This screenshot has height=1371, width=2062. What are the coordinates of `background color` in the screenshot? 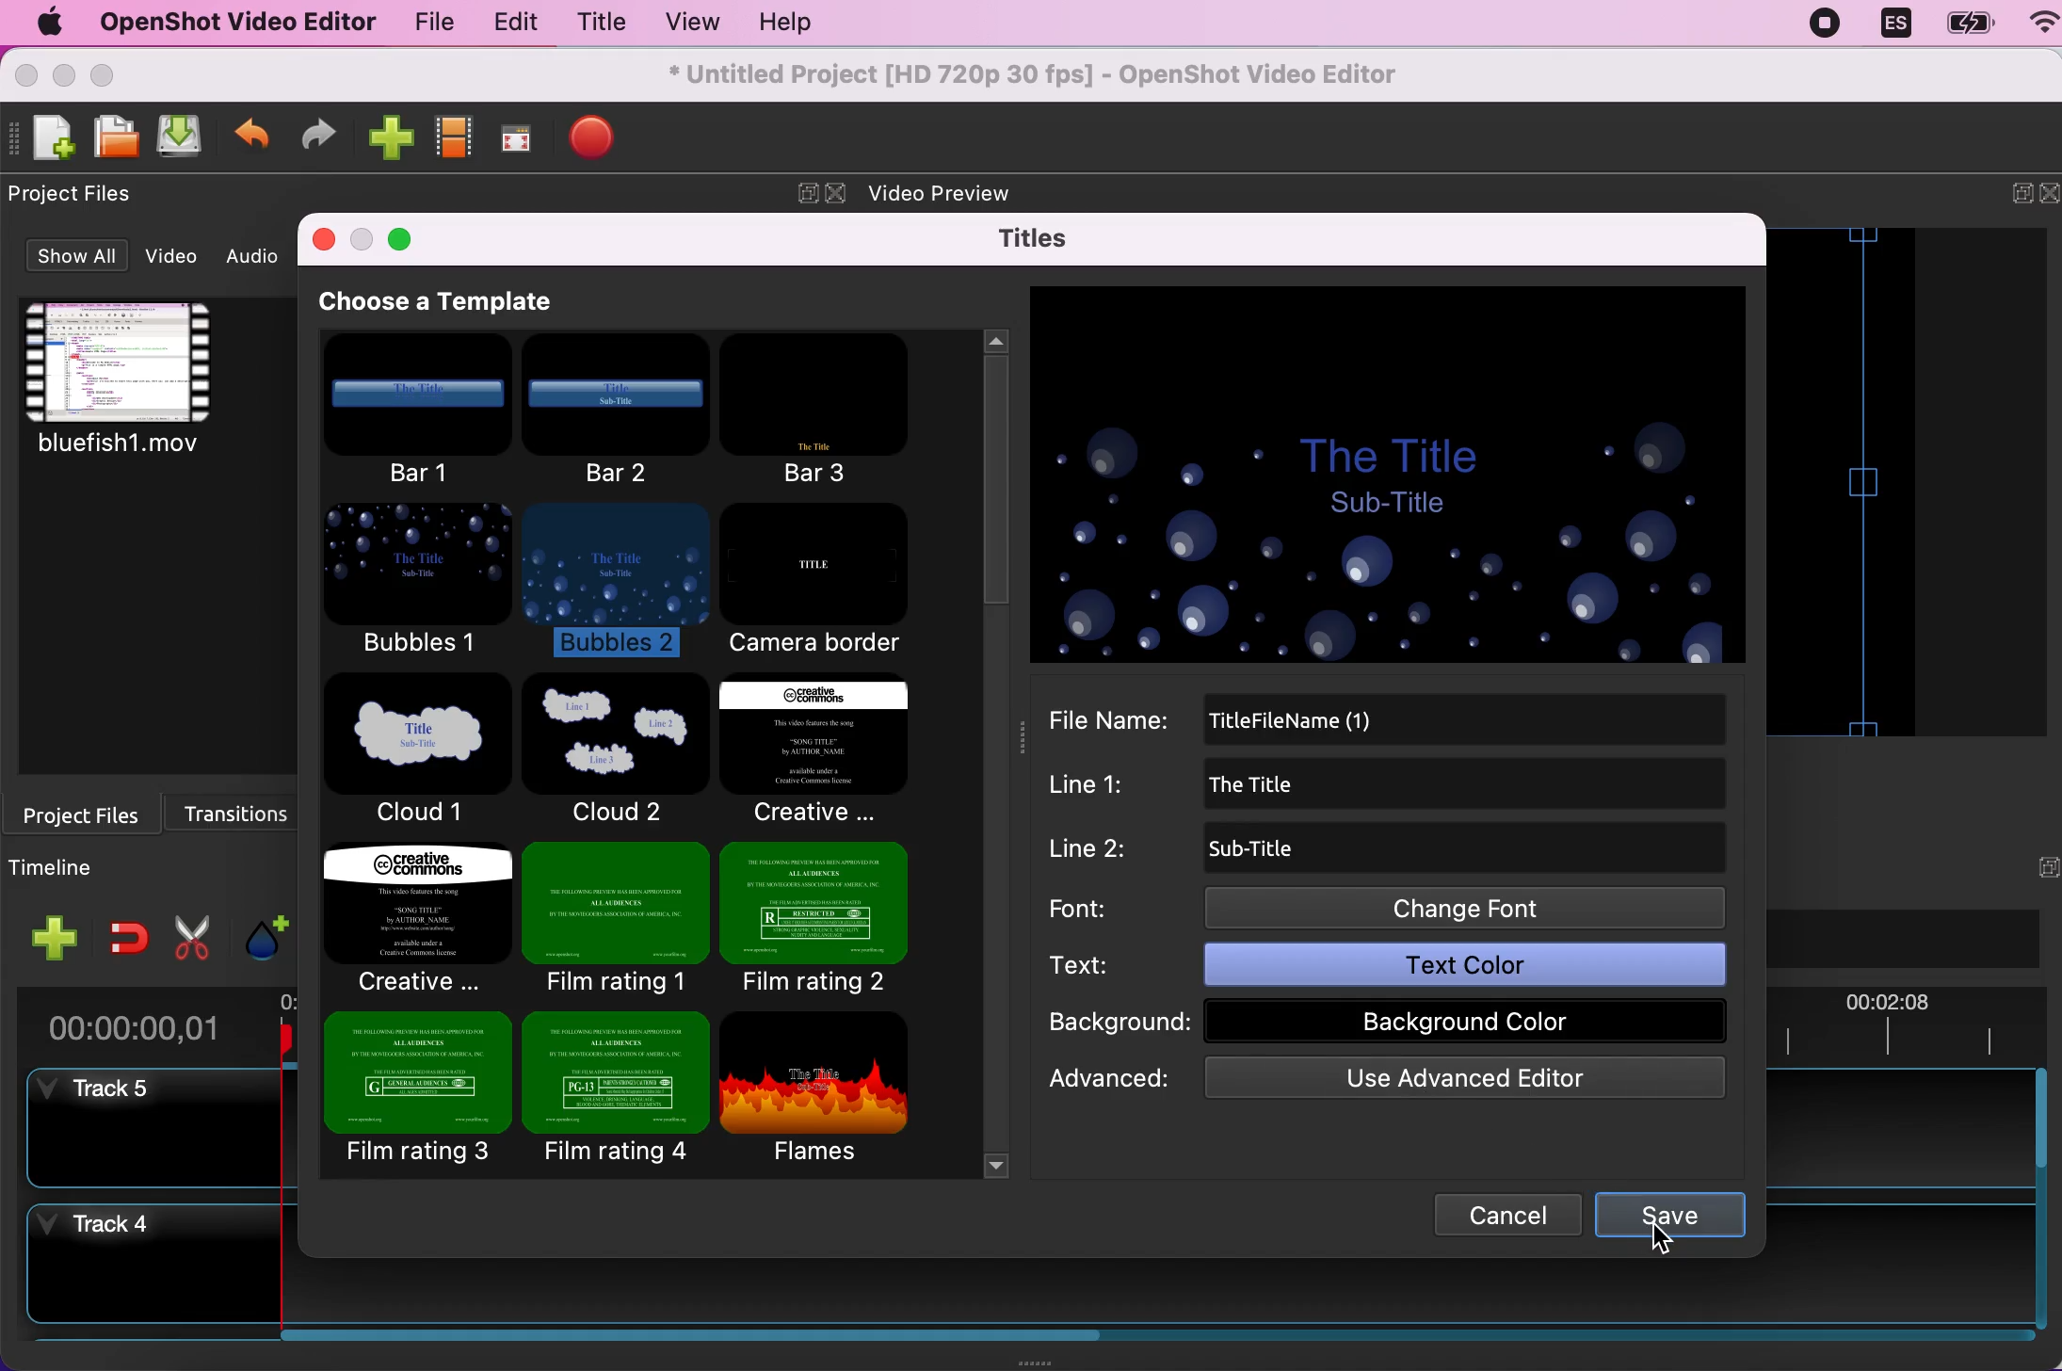 It's located at (1463, 1020).